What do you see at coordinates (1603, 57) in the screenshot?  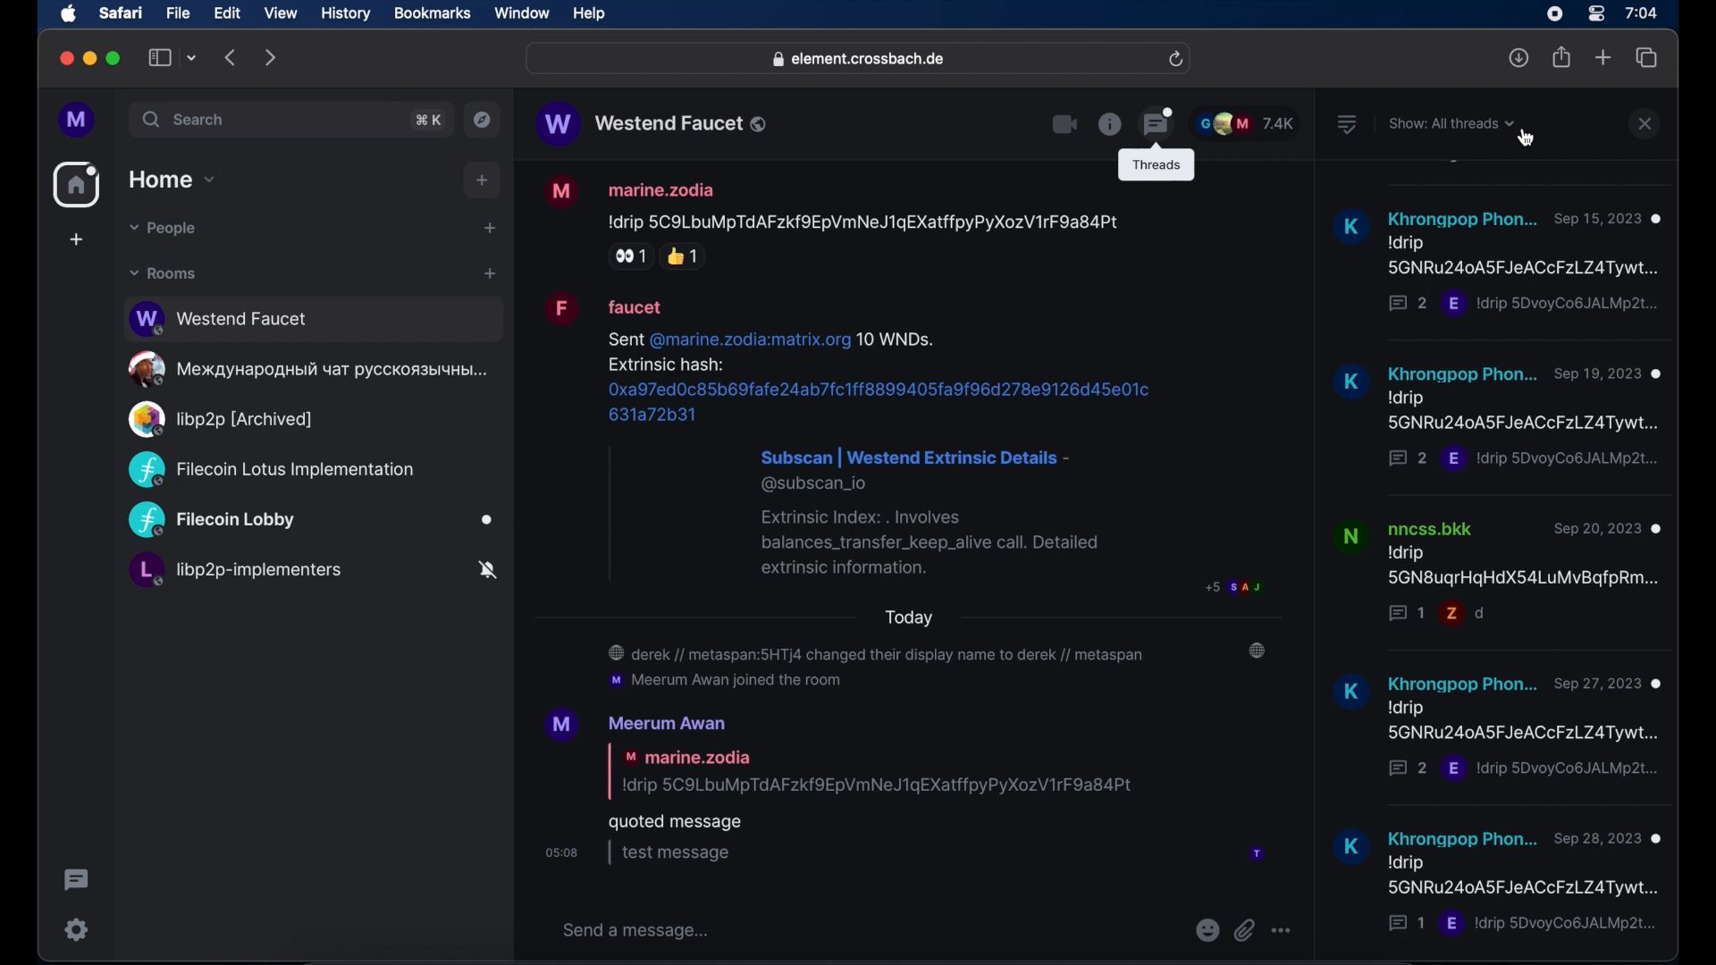 I see `new tab` at bounding box center [1603, 57].